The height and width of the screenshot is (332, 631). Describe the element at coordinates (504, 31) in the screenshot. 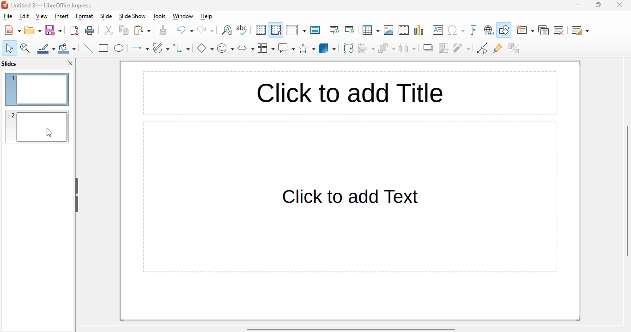

I see `show draw functions` at that location.